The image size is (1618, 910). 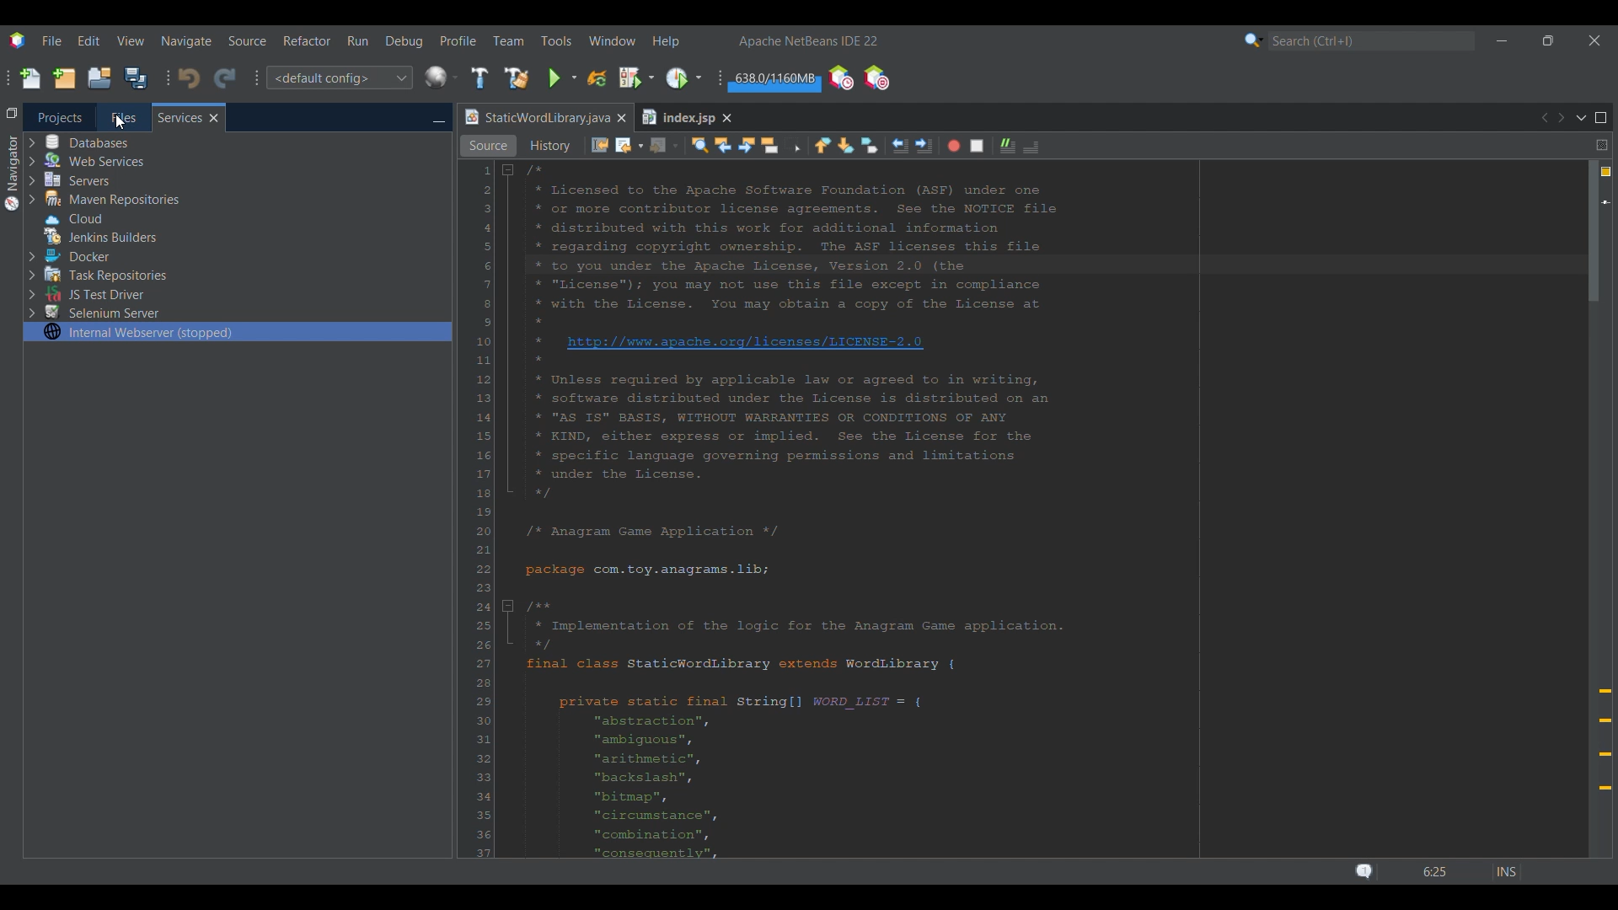 What do you see at coordinates (841, 78) in the screenshot?
I see `Profile the IDE` at bounding box center [841, 78].